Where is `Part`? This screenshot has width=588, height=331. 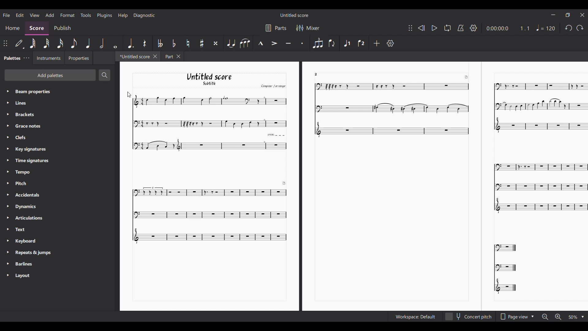 Part is located at coordinates (168, 56).